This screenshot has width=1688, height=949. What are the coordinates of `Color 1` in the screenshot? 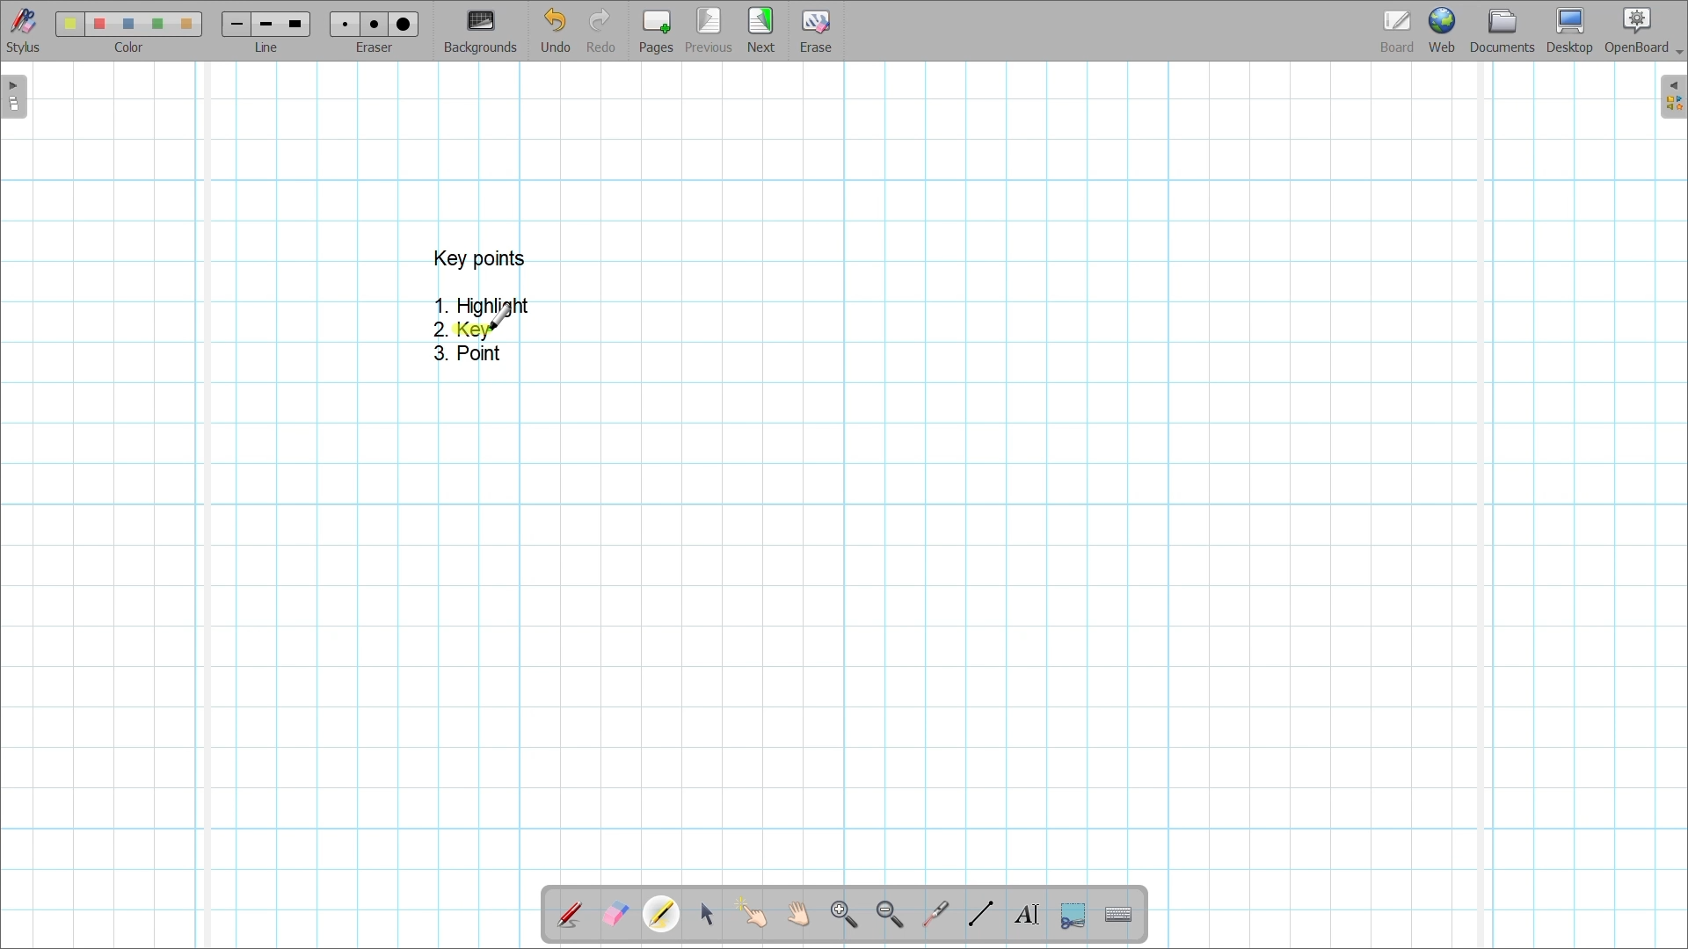 It's located at (69, 24).